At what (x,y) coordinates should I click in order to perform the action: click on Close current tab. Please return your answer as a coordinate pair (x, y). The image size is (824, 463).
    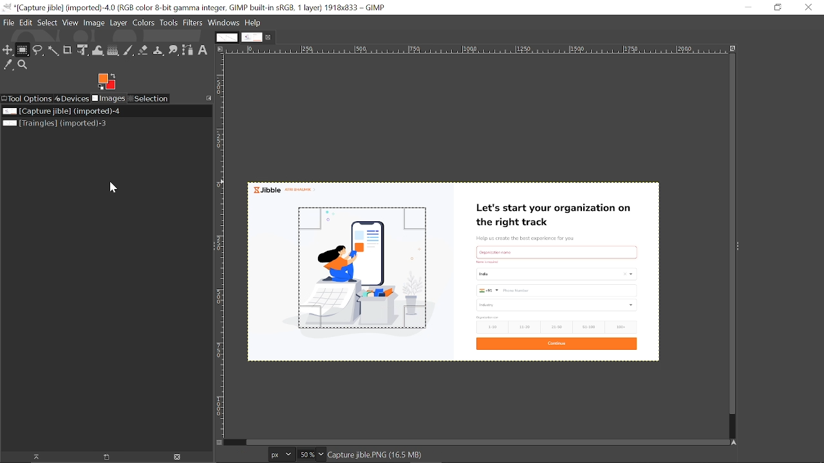
    Looking at the image, I should click on (269, 38).